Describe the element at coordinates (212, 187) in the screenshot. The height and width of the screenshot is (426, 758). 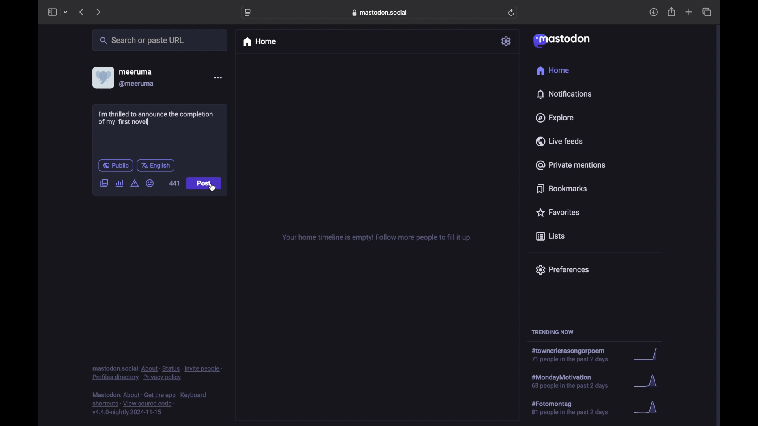
I see `cursor` at that location.